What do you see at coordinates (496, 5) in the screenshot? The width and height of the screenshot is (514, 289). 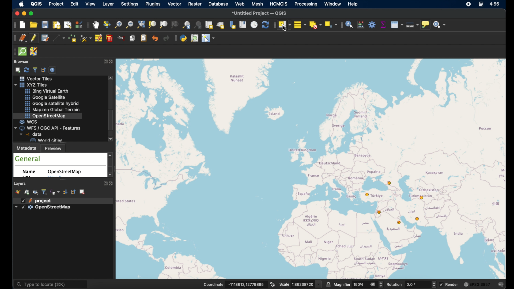 I see `time` at bounding box center [496, 5].